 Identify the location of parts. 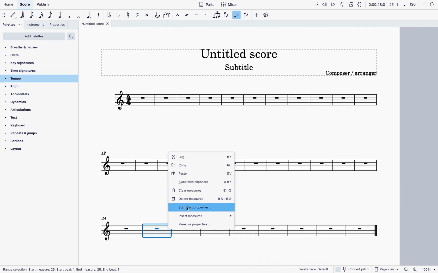
(206, 4).